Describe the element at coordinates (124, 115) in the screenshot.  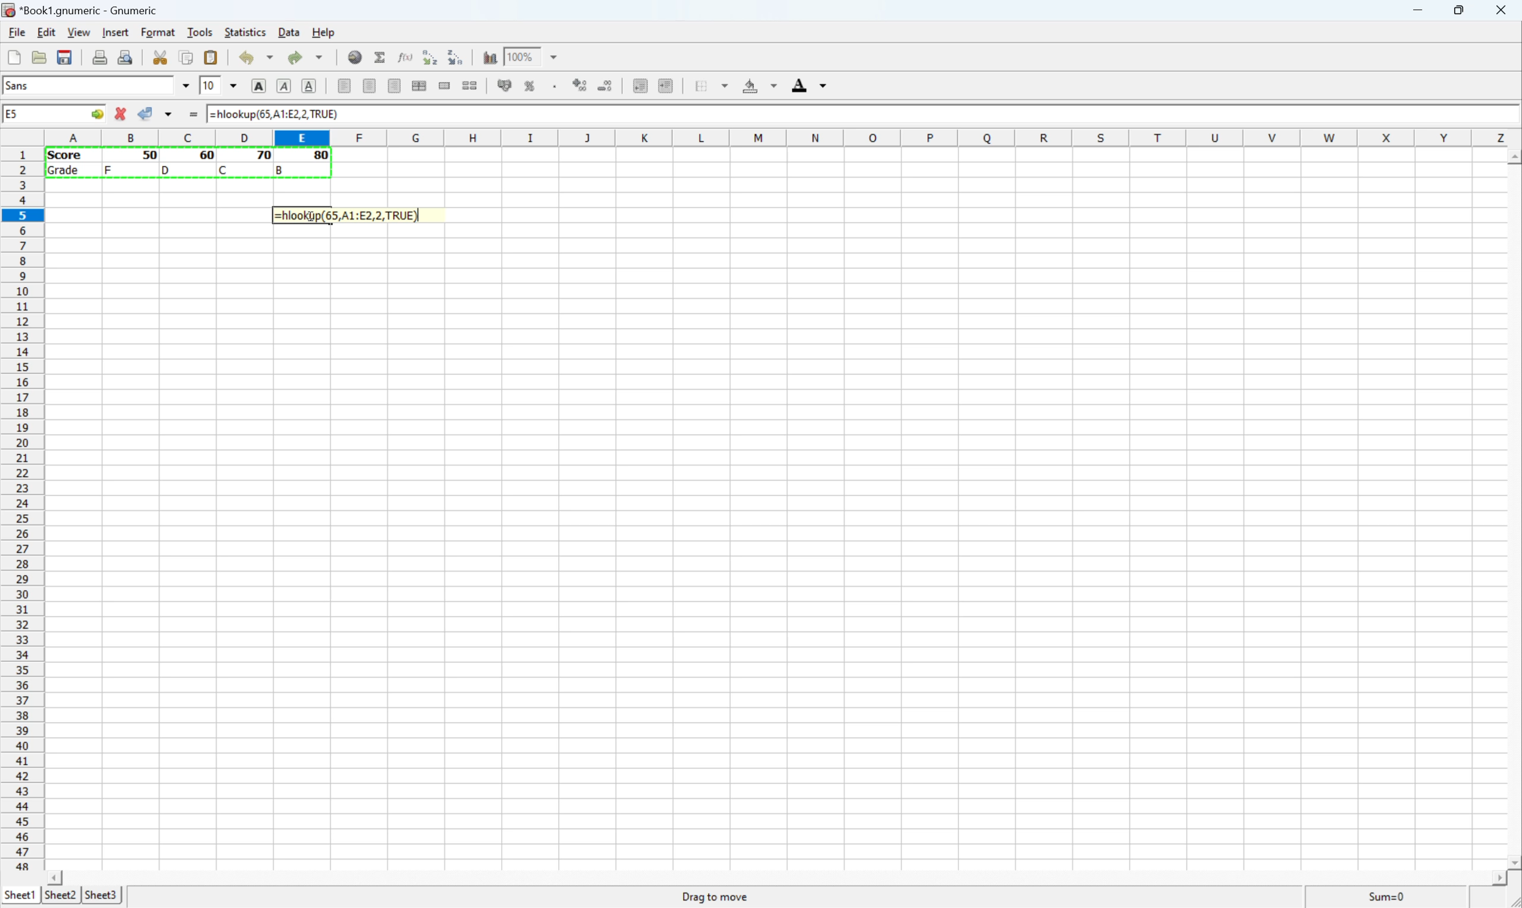
I see `Cancel change` at that location.